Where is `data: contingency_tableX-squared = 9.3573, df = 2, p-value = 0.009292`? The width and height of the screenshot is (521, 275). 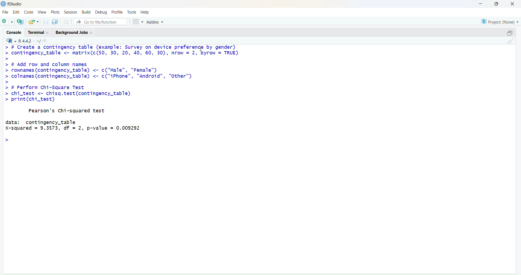
data: contingency_tableX-squared = 9.3573, df = 2, p-value = 0.009292 is located at coordinates (73, 125).